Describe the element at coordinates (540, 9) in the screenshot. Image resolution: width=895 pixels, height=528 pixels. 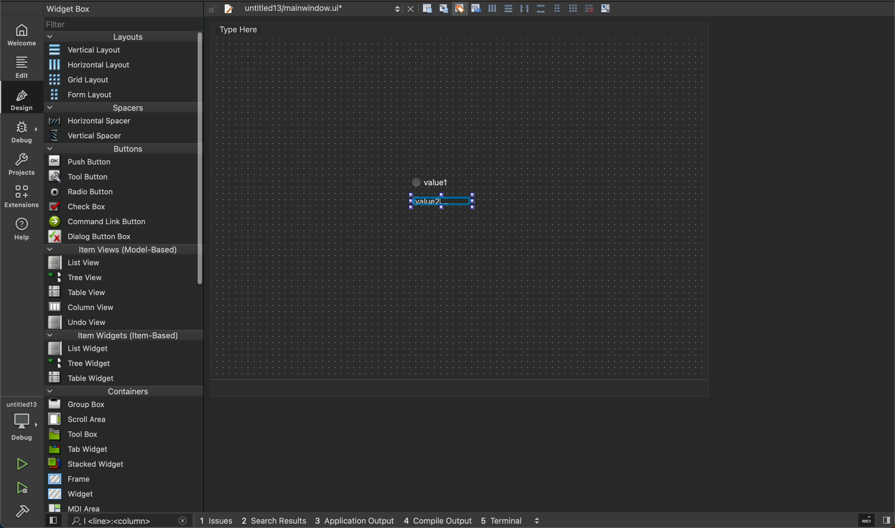
I see `` at that location.